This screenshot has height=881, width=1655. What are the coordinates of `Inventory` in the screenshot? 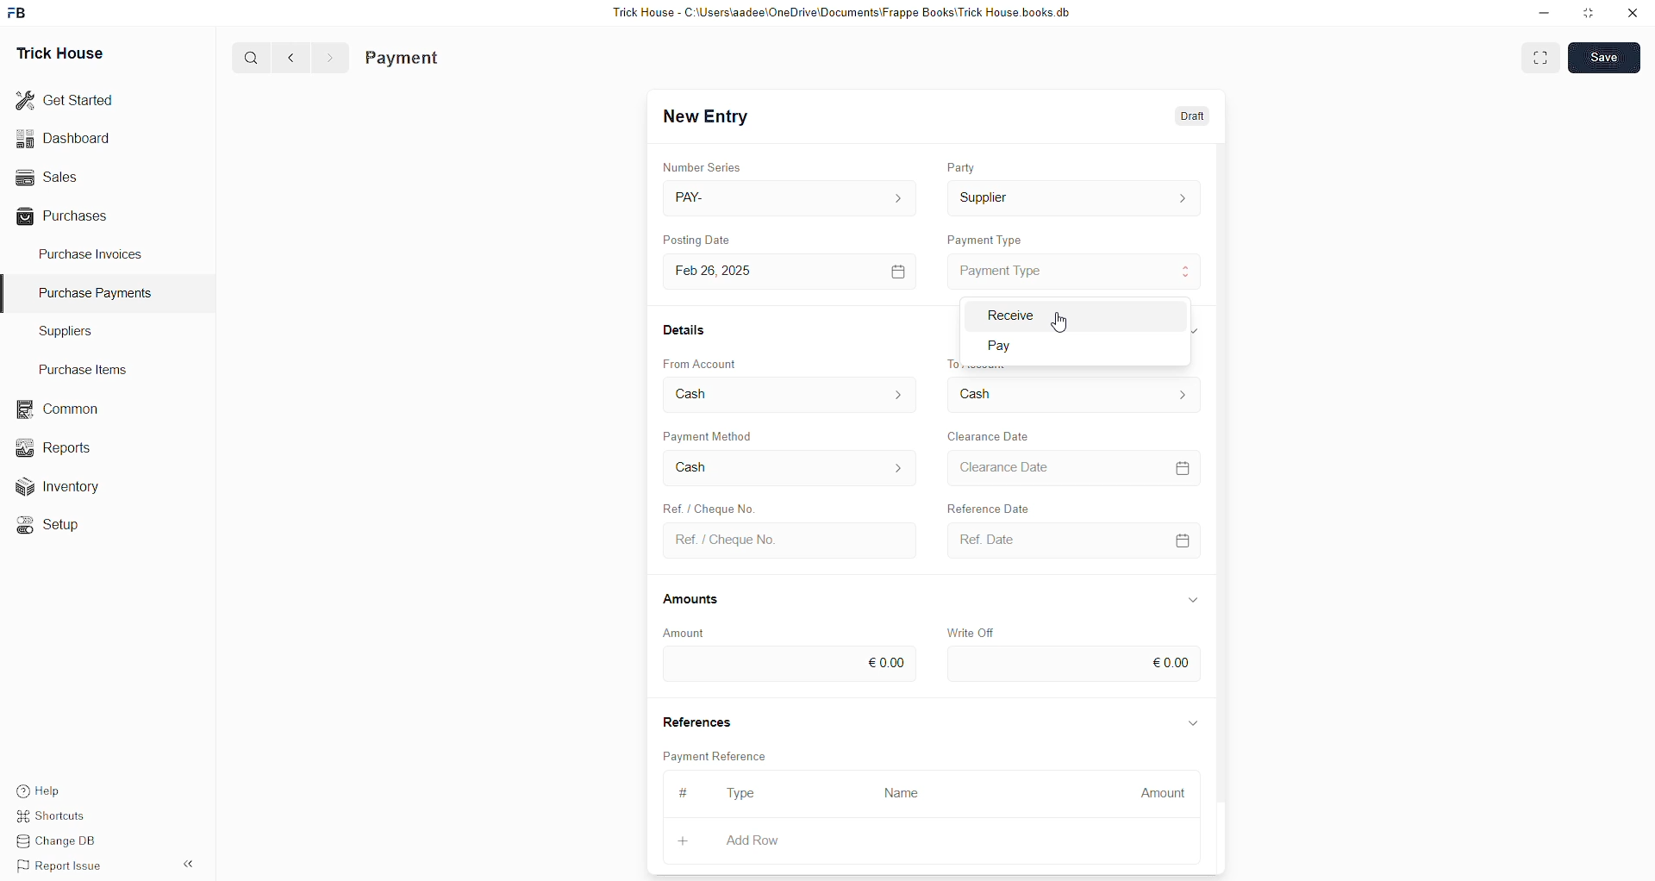 It's located at (59, 485).